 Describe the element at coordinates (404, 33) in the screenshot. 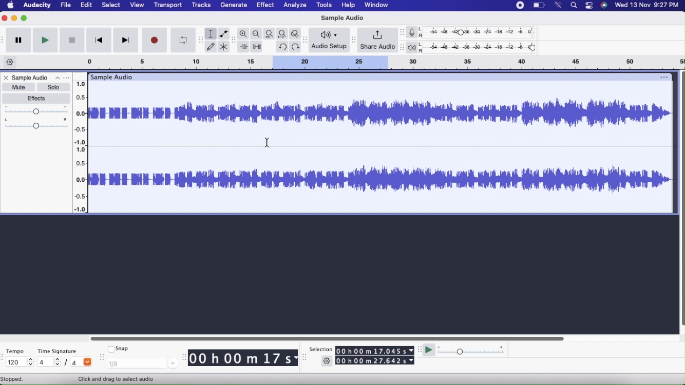

I see `move toolbar` at that location.